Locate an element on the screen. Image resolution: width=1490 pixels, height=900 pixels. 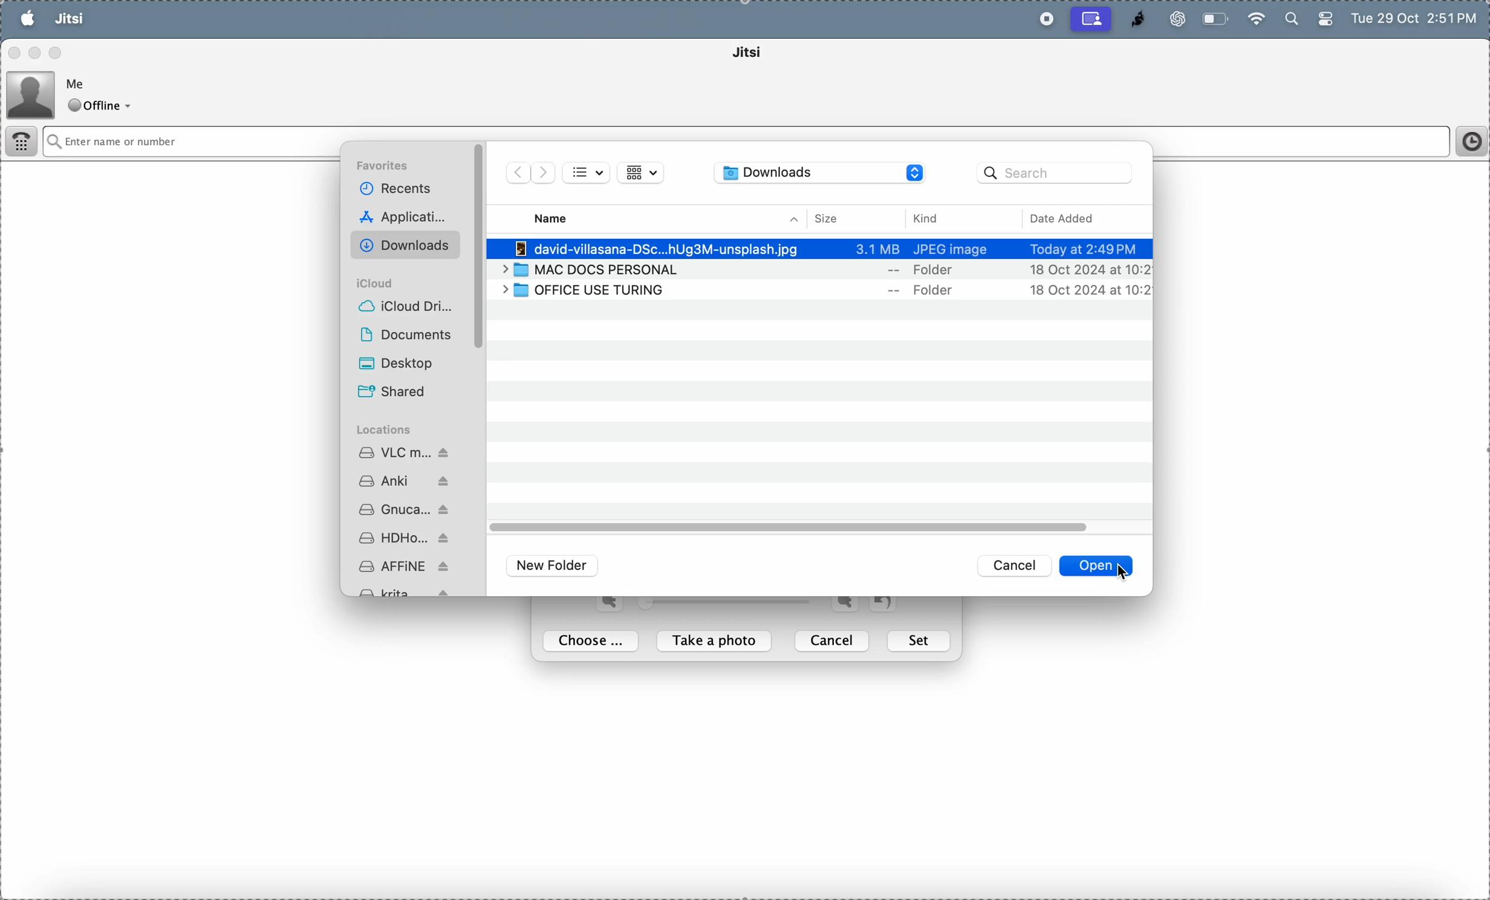
Documents is located at coordinates (412, 334).